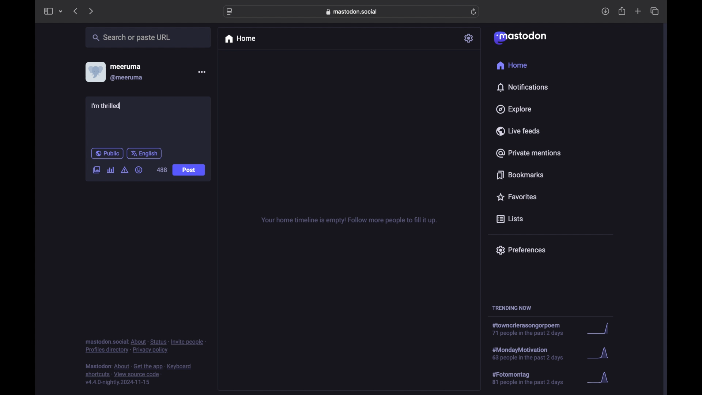 Image resolution: width=702 pixels, height=395 pixels. I want to click on footnote, so click(145, 346).